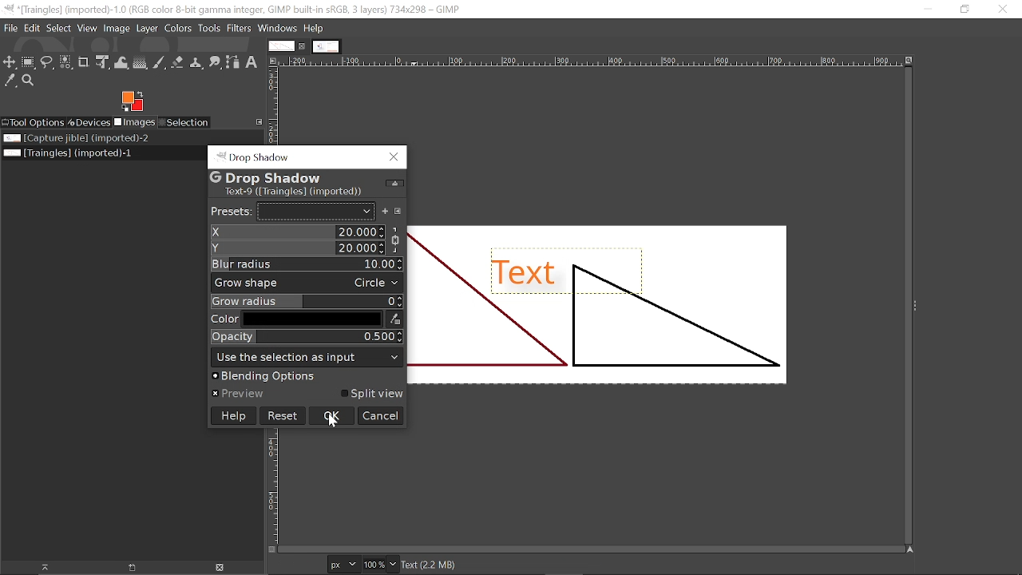 The height and width of the screenshot is (575, 1022). What do you see at coordinates (178, 64) in the screenshot?
I see `eraser tool` at bounding box center [178, 64].